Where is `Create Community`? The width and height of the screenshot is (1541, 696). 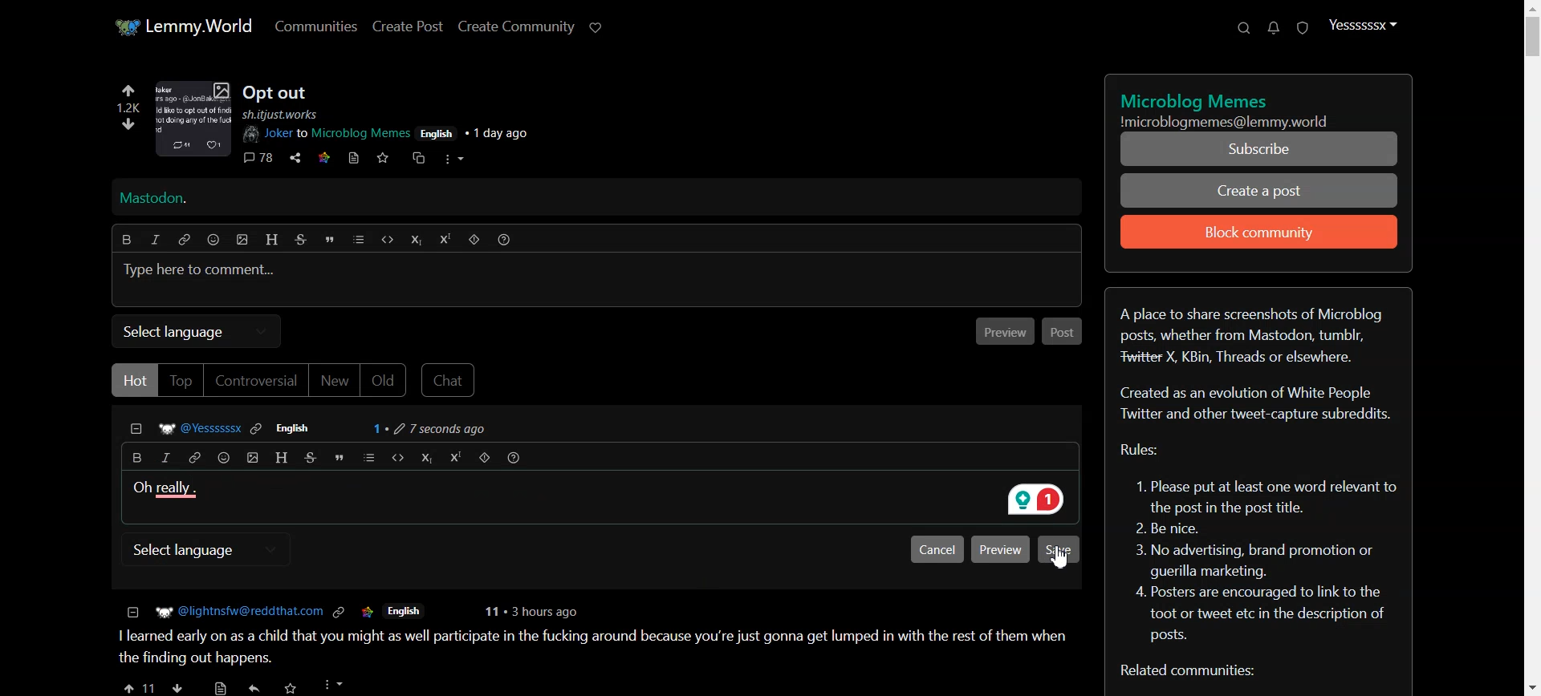
Create Community is located at coordinates (517, 26).